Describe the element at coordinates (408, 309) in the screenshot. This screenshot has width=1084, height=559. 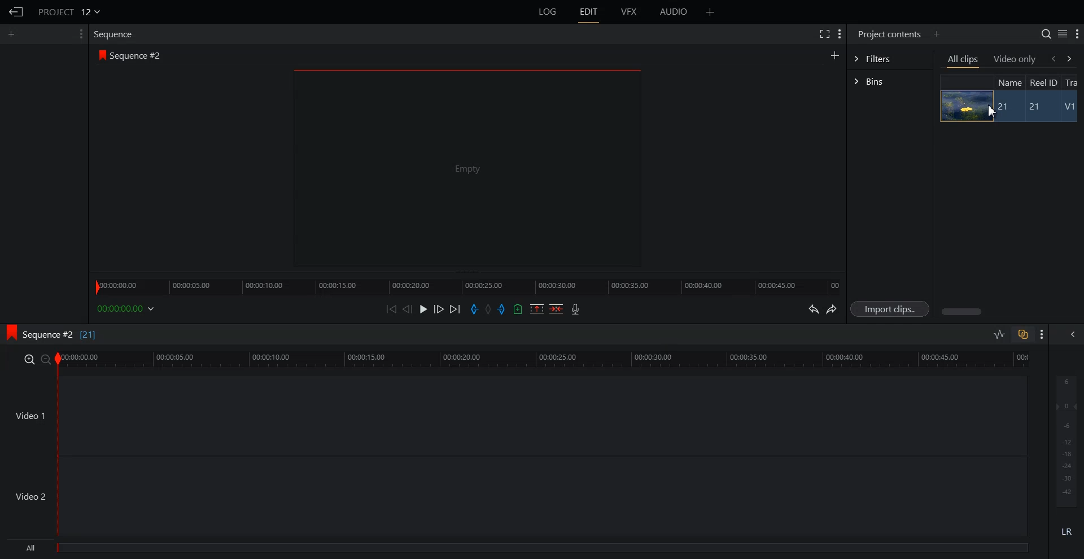
I see `Nurse one frame back` at that location.